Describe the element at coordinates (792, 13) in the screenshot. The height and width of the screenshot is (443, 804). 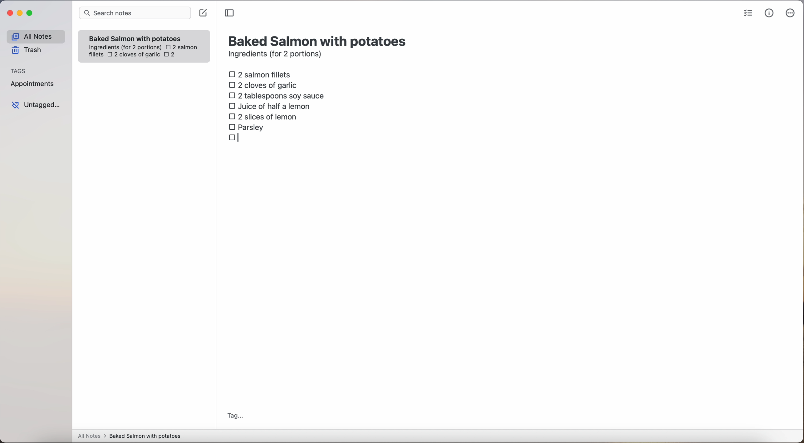
I see `more options` at that location.